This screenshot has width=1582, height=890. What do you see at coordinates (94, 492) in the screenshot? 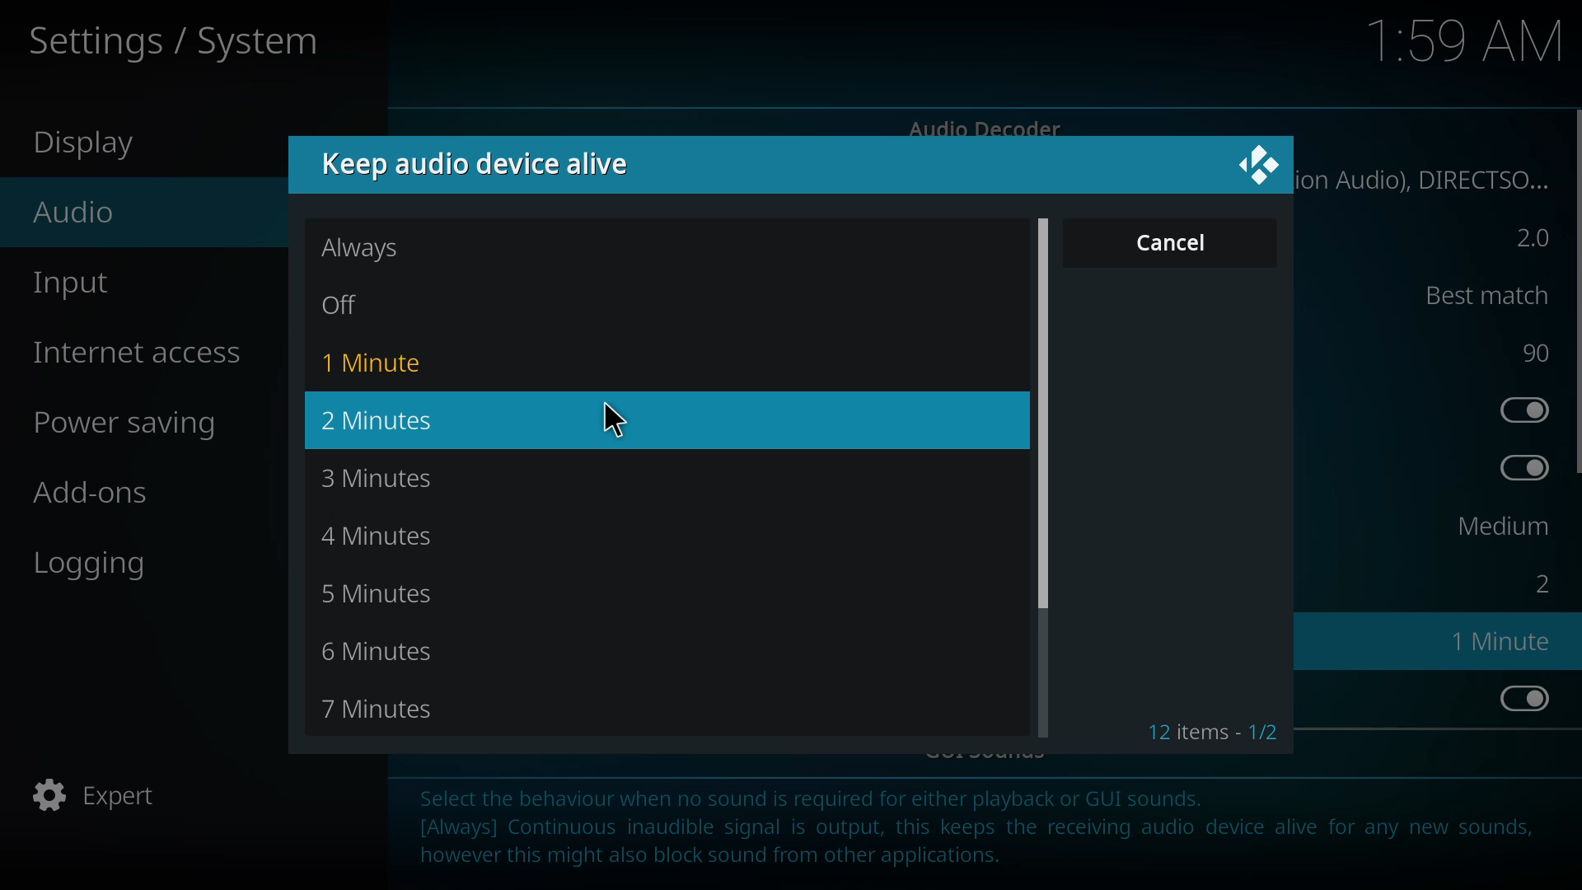
I see `add-ons` at bounding box center [94, 492].